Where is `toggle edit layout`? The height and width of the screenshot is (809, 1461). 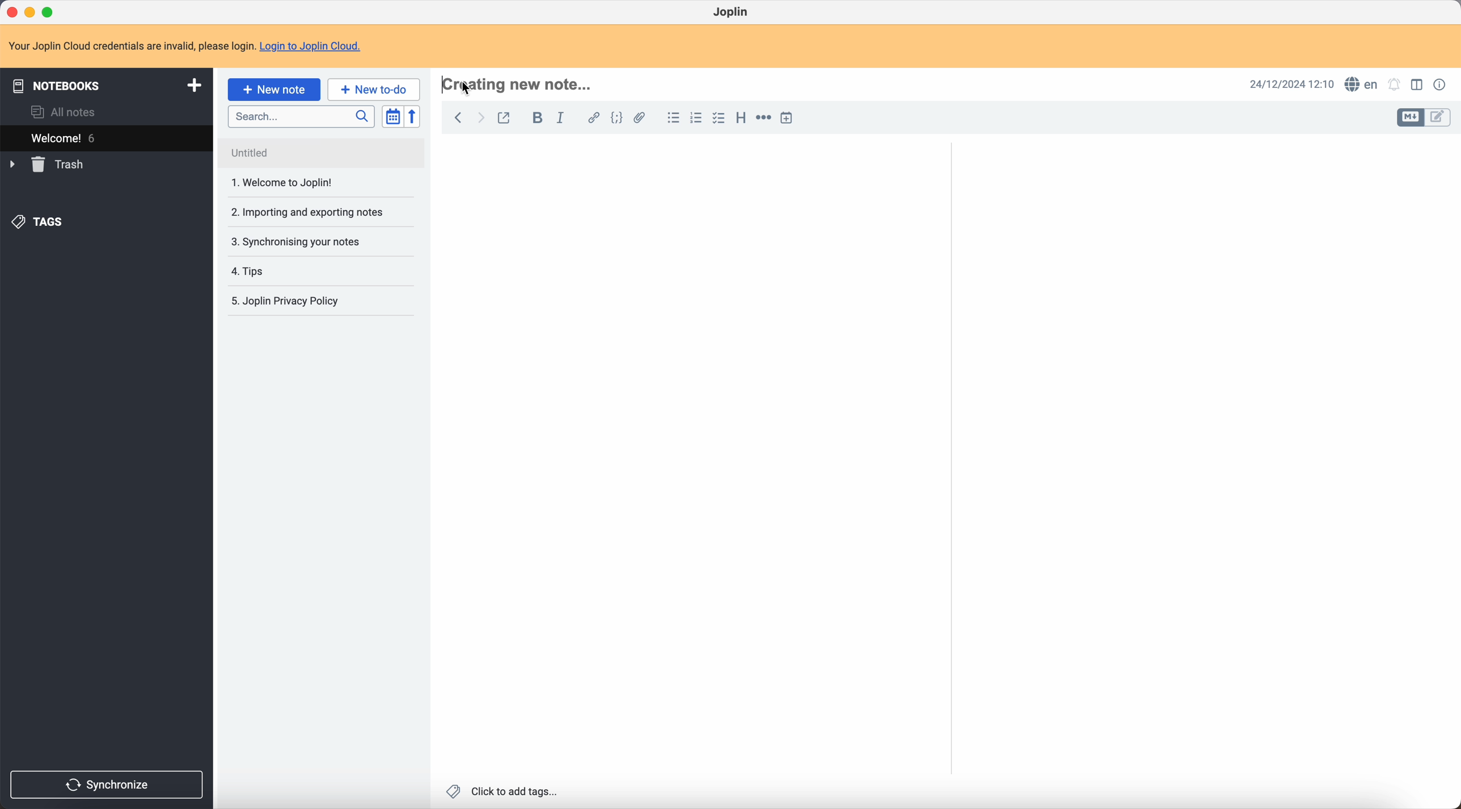
toggle edit layout is located at coordinates (1418, 84).